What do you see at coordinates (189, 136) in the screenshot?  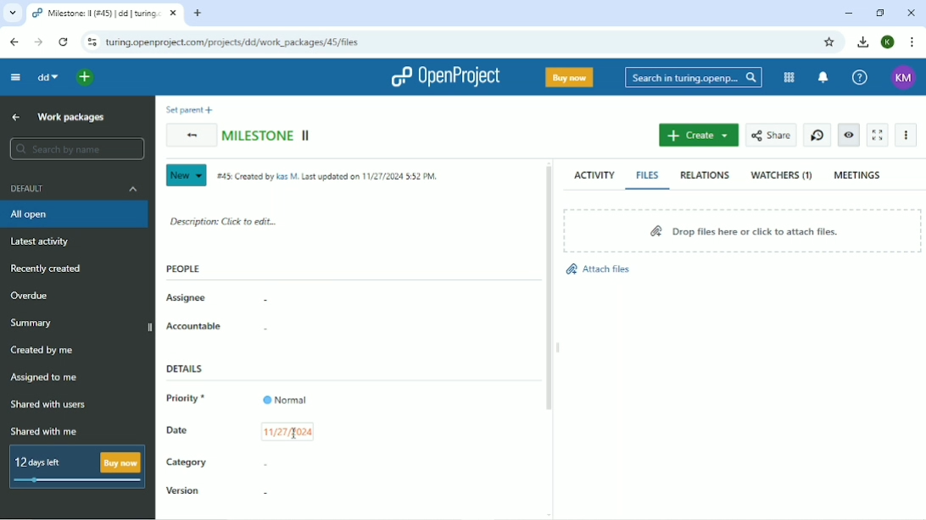 I see `Back` at bounding box center [189, 136].